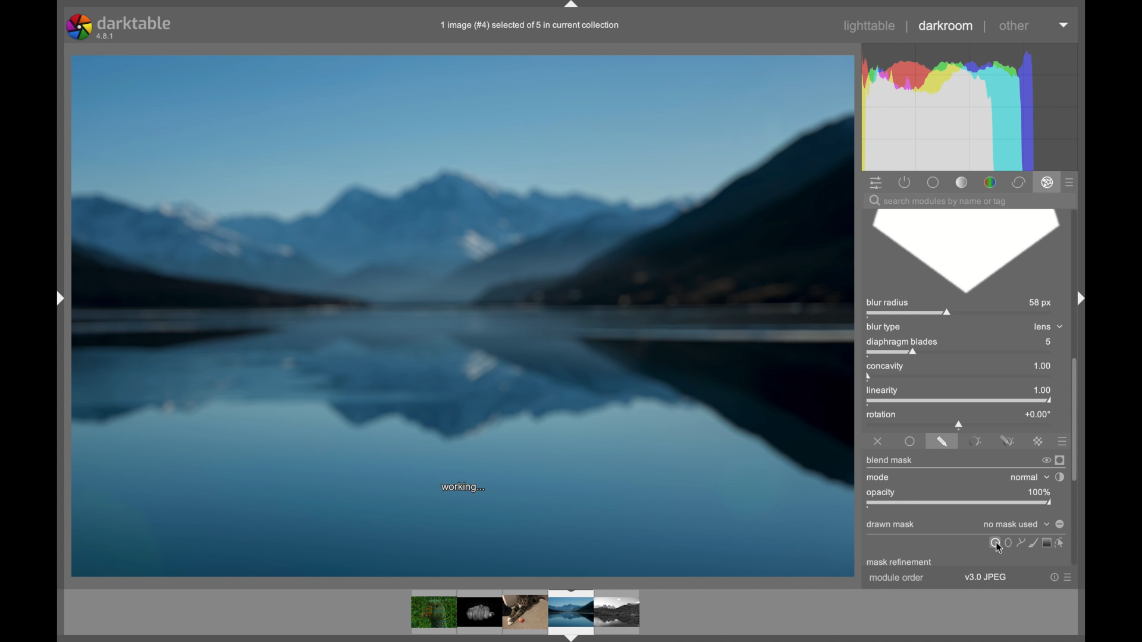 The image size is (1142, 642). Describe the element at coordinates (1043, 460) in the screenshot. I see `switch off blend mask` at that location.